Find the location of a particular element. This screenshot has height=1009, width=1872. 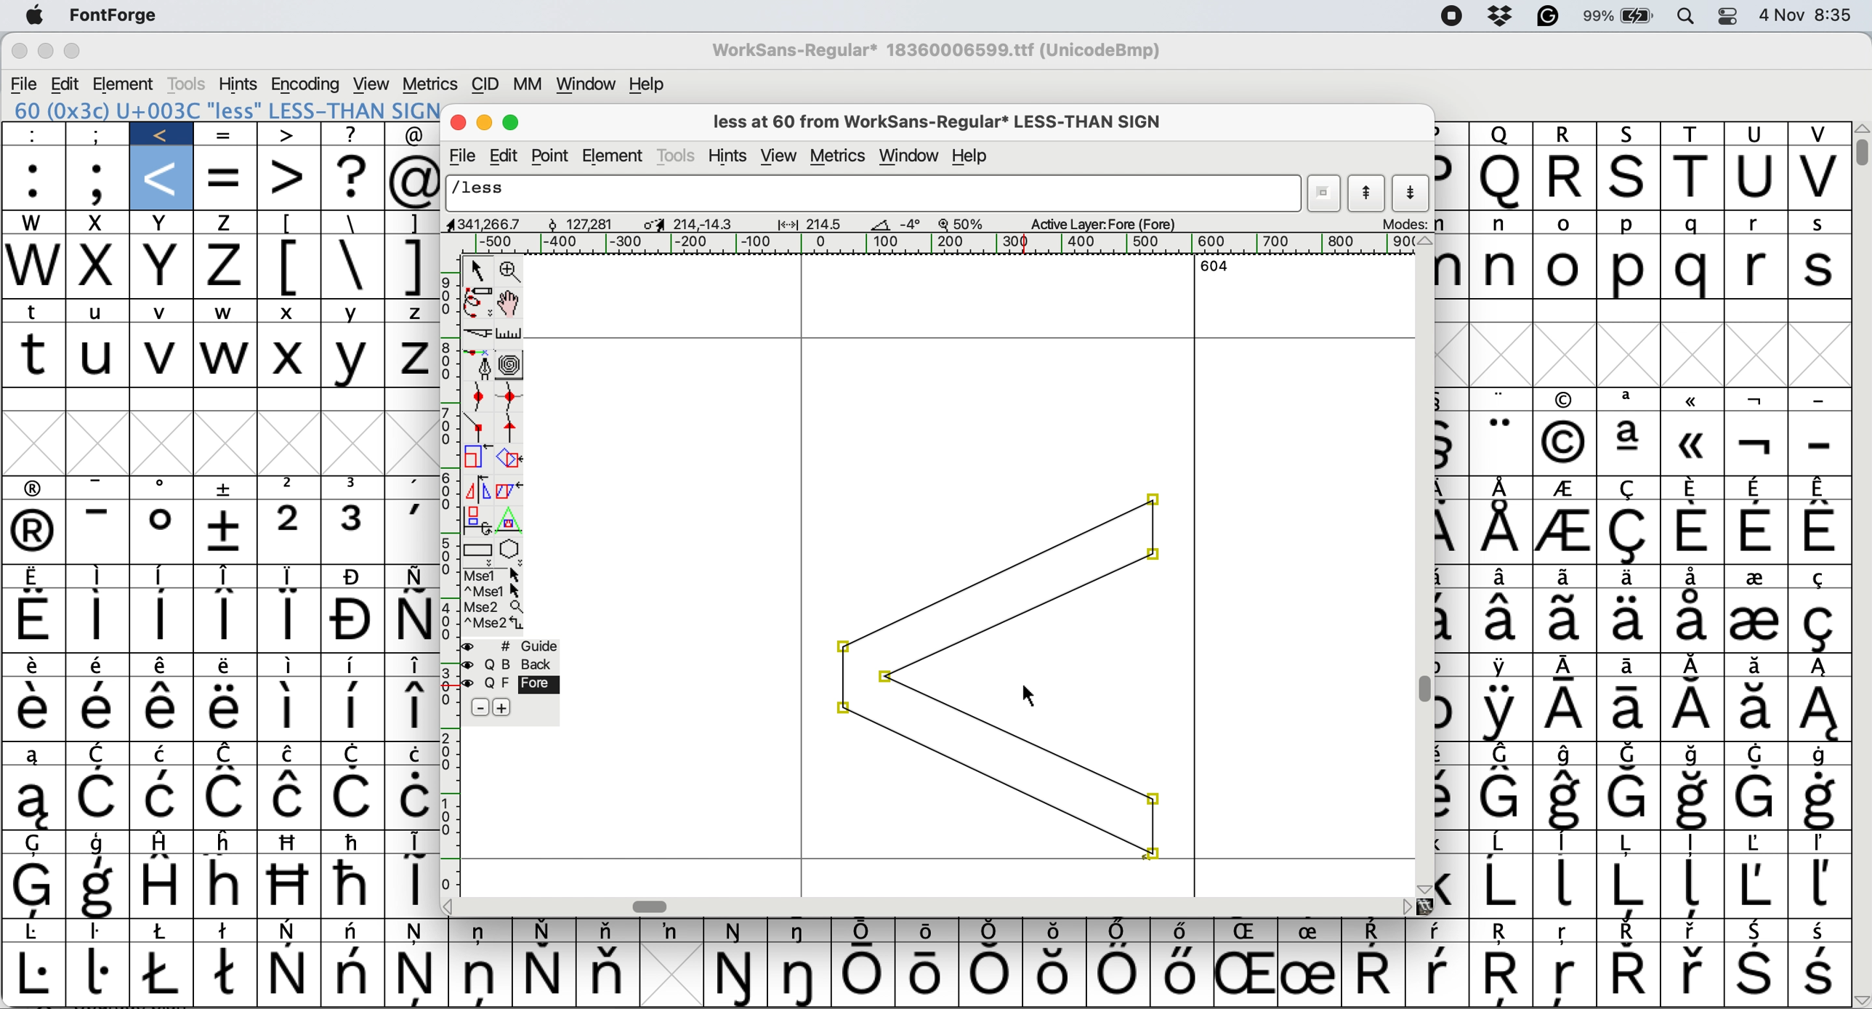

Symbol is located at coordinates (1570, 667).